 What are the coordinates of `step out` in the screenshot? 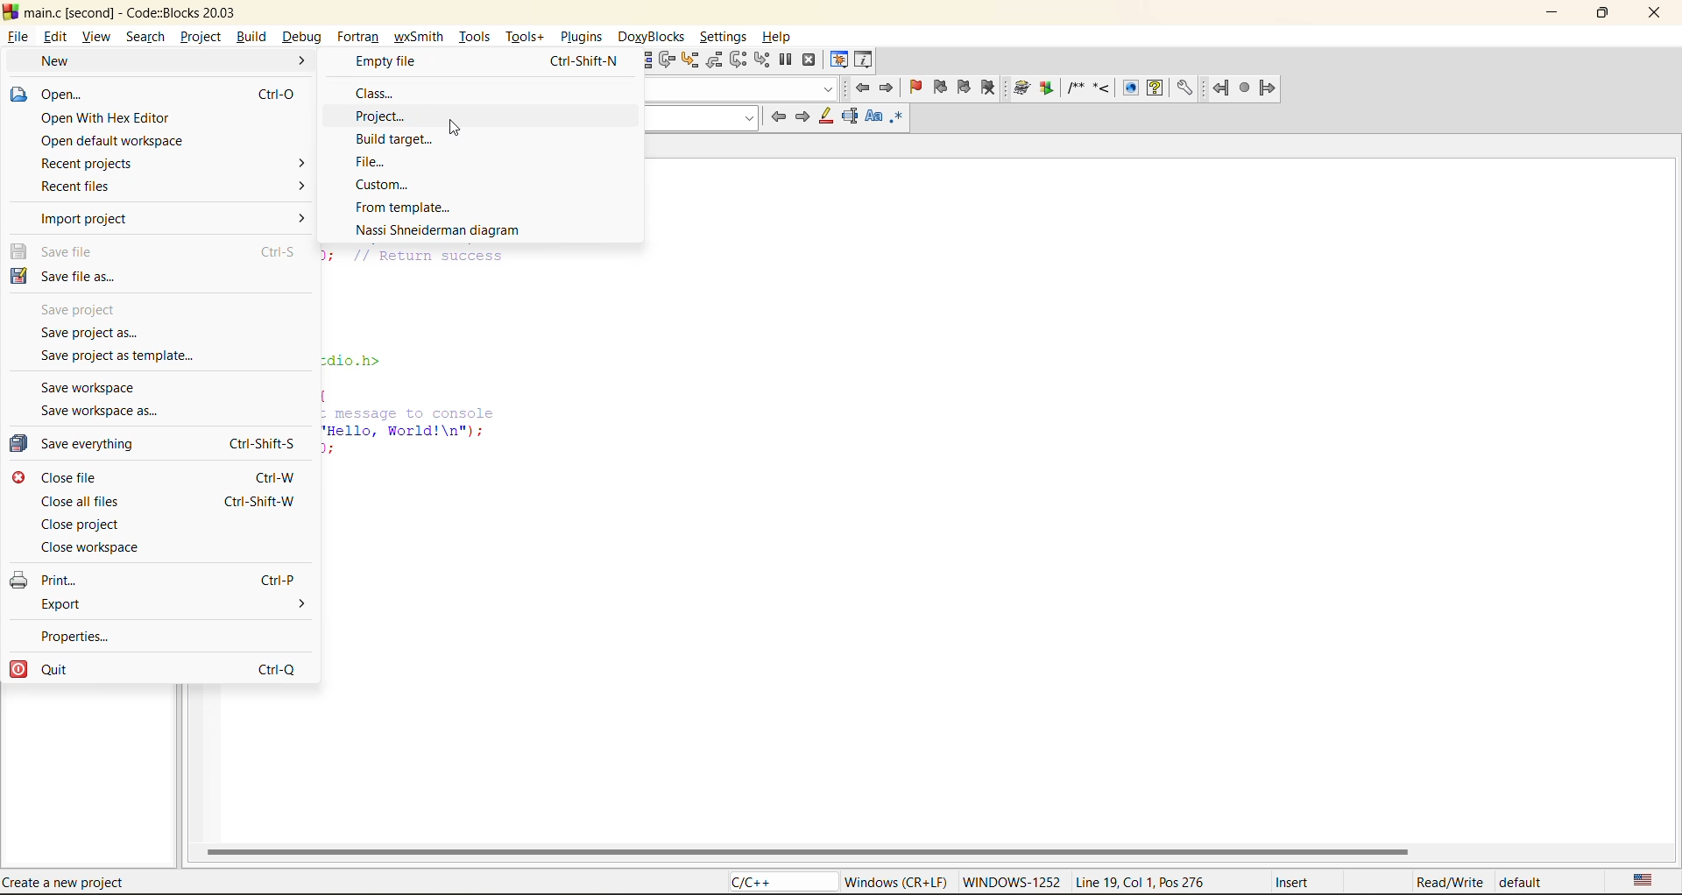 It's located at (715, 60).